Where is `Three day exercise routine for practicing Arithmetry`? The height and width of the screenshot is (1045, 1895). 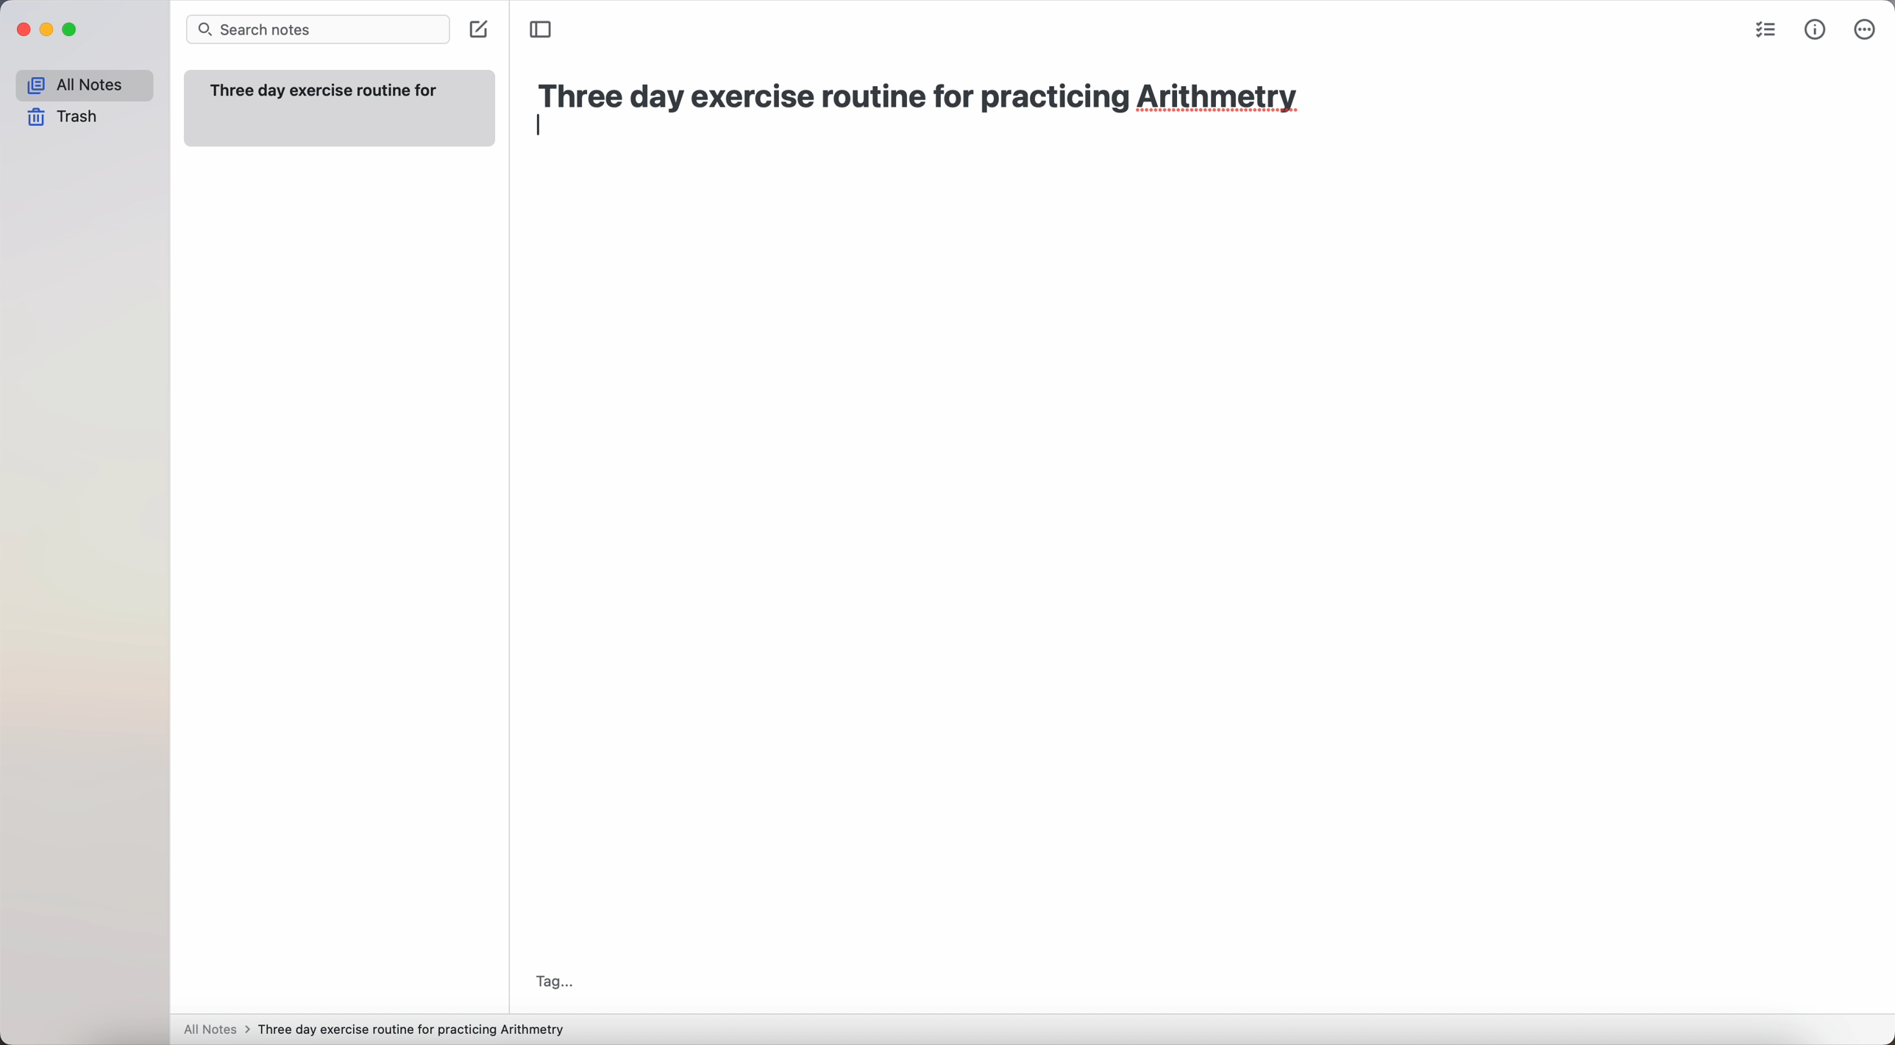 Three day exercise routine for practicing Arithmetry is located at coordinates (932, 100).